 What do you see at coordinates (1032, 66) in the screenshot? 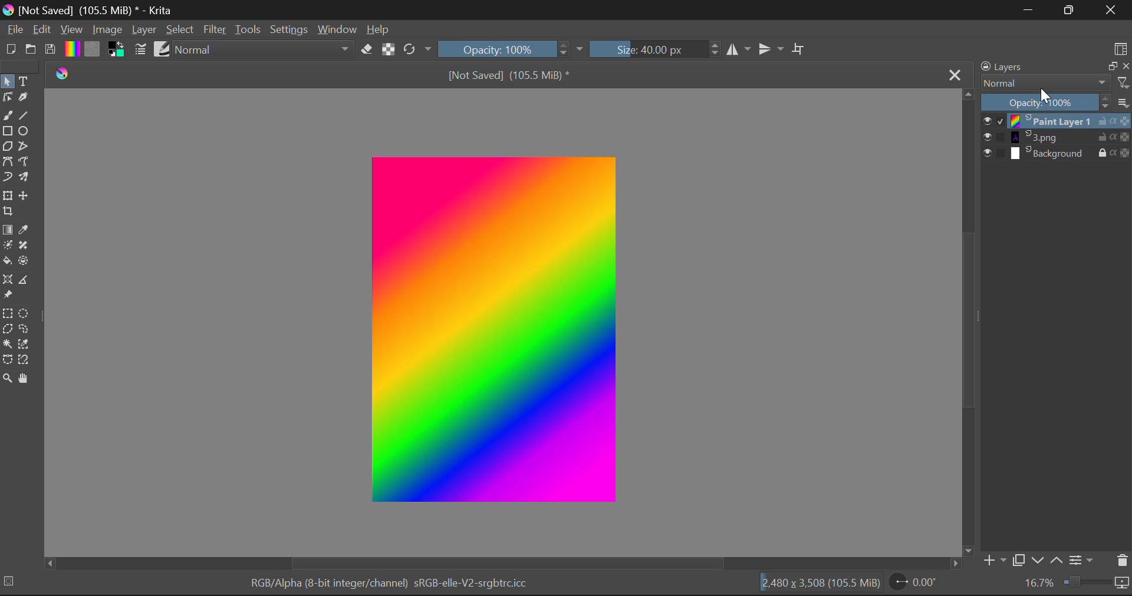
I see `Layers` at bounding box center [1032, 66].